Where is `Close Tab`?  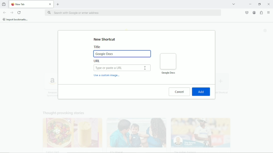
Close Tab is located at coordinates (50, 4).